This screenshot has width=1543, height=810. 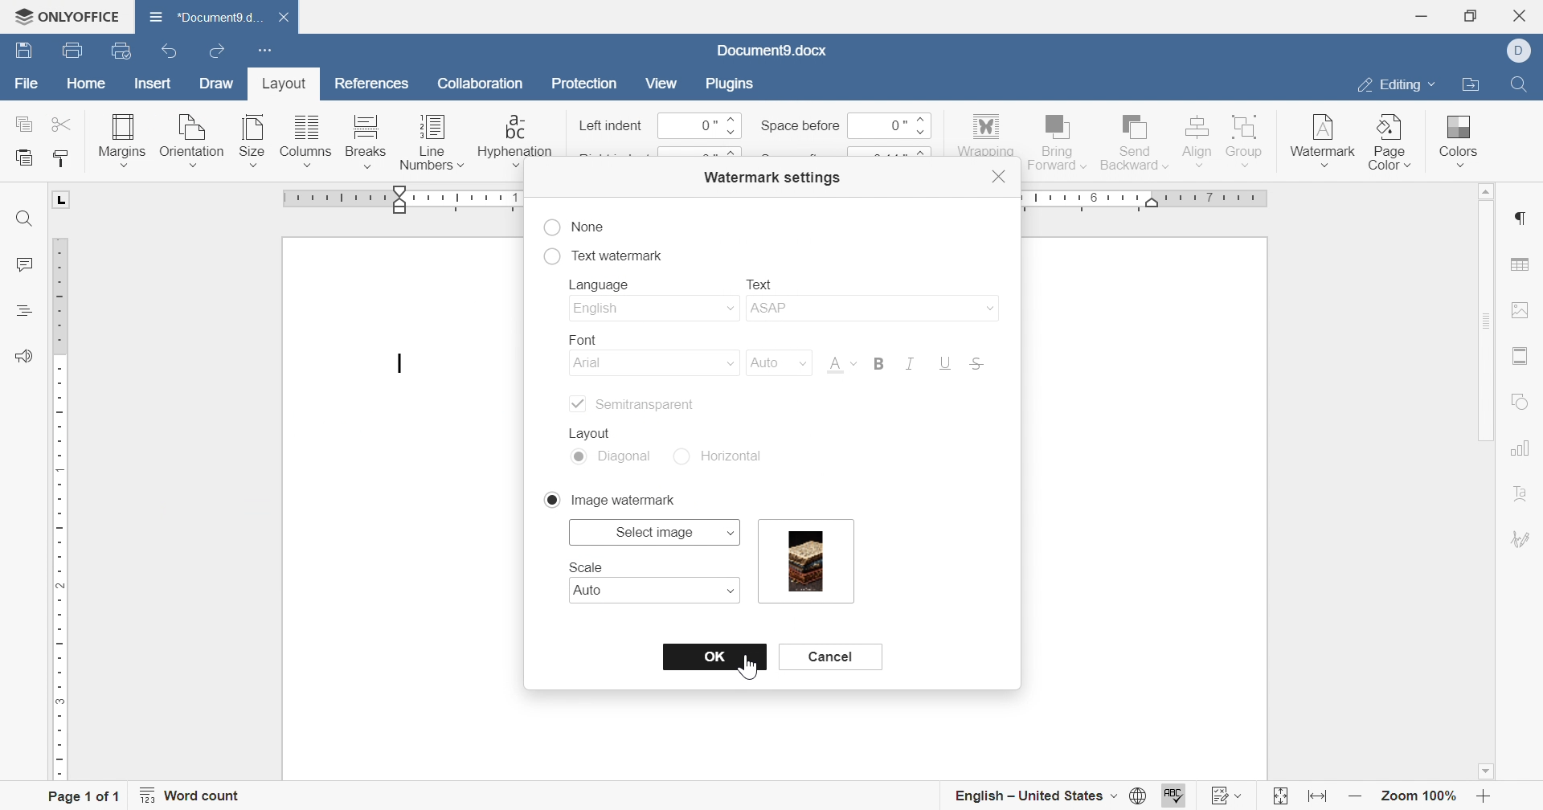 What do you see at coordinates (1475, 15) in the screenshot?
I see `restore down` at bounding box center [1475, 15].